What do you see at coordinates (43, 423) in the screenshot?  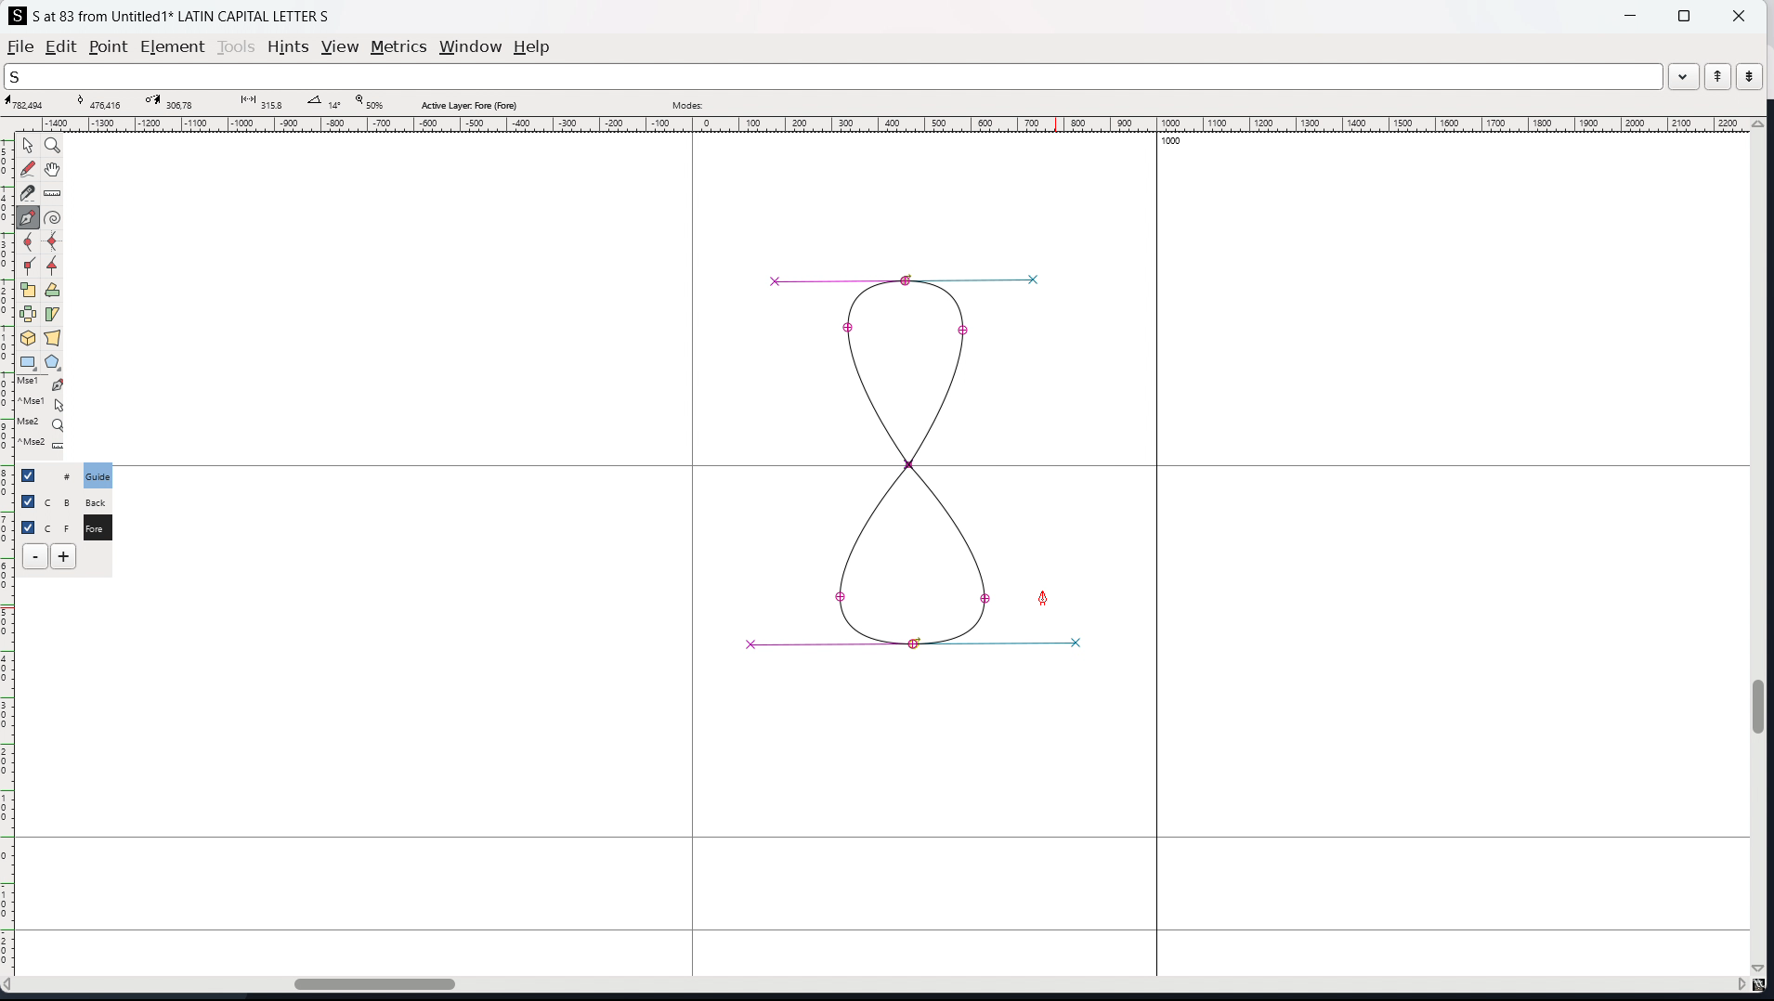 I see `Mse2` at bounding box center [43, 423].